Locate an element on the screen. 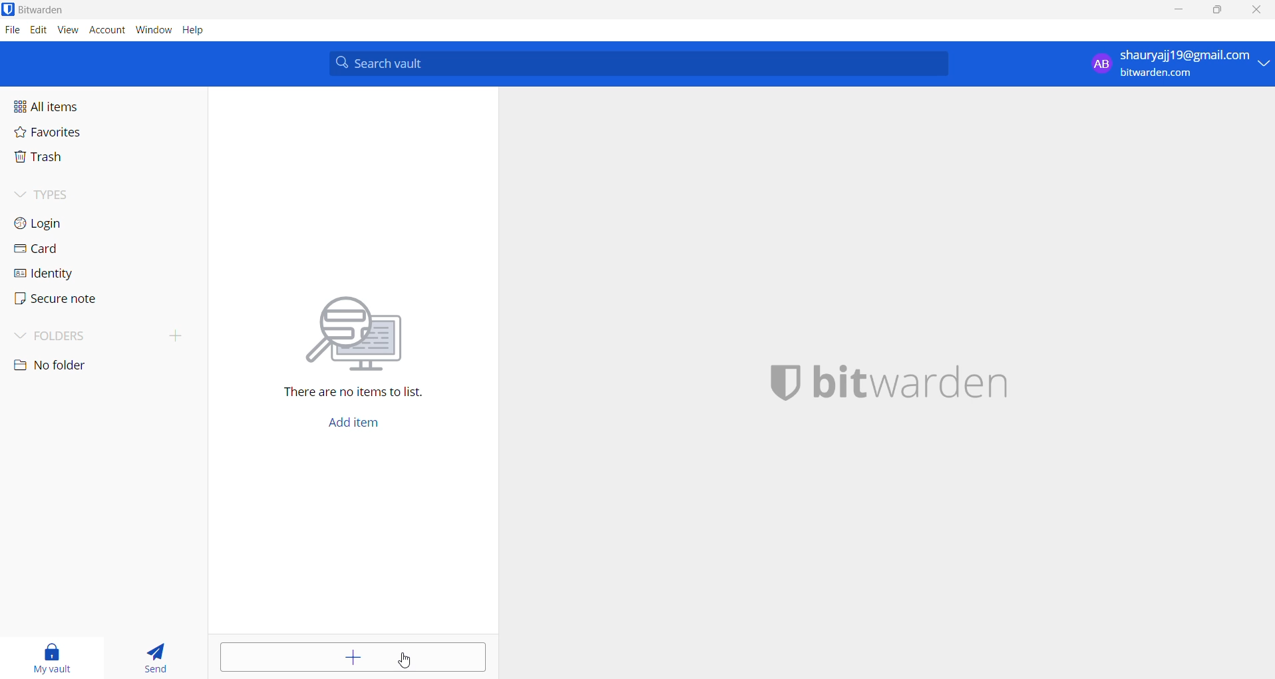  file is located at coordinates (11, 30).